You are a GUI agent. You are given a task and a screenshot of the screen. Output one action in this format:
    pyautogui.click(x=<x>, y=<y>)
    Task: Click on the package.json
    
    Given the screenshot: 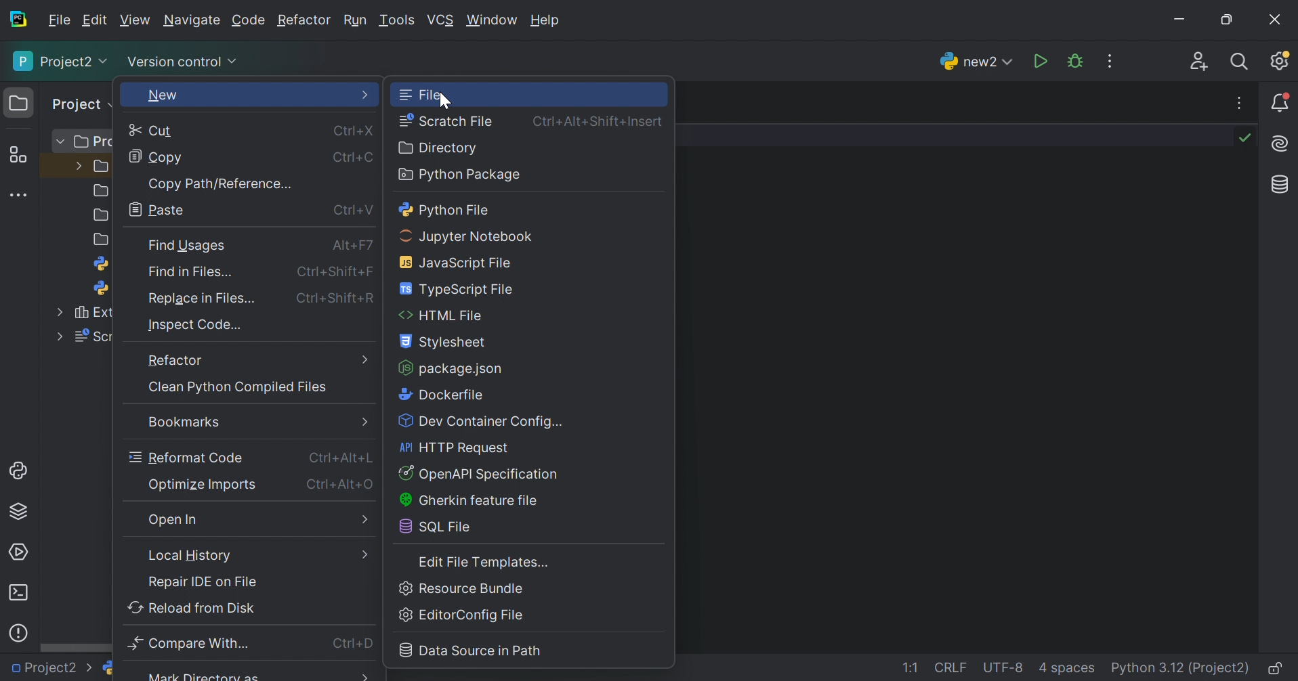 What is the action you would take?
    pyautogui.click(x=451, y=368)
    